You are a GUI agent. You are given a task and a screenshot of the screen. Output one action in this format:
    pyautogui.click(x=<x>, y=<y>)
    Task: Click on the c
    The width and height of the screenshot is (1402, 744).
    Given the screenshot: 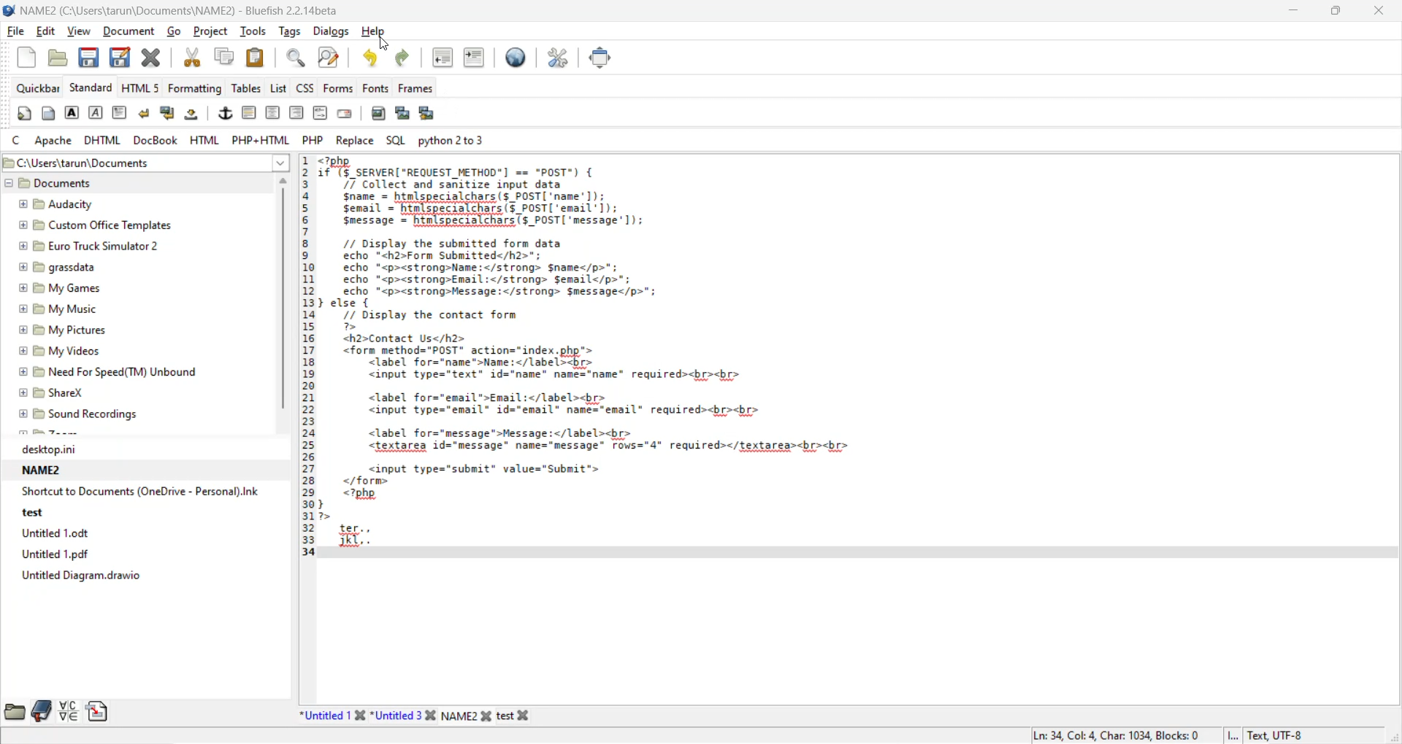 What is the action you would take?
    pyautogui.click(x=18, y=138)
    